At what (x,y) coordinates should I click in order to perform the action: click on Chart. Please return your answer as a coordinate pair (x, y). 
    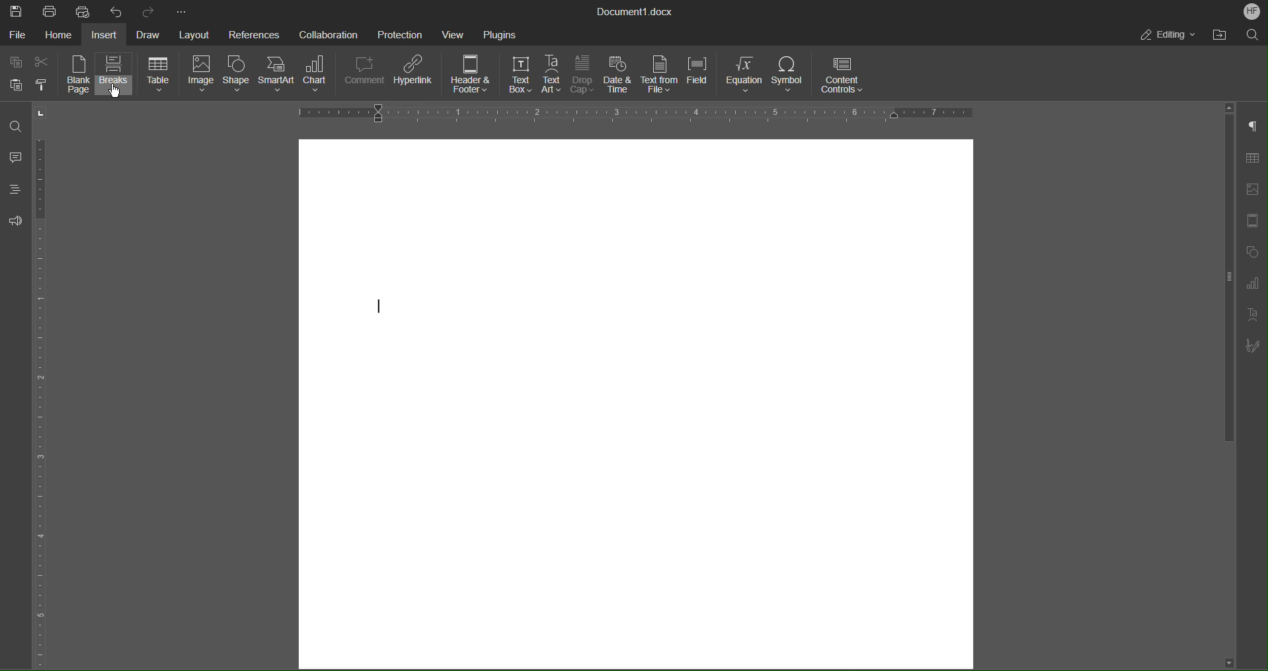
    Looking at the image, I should click on (317, 76).